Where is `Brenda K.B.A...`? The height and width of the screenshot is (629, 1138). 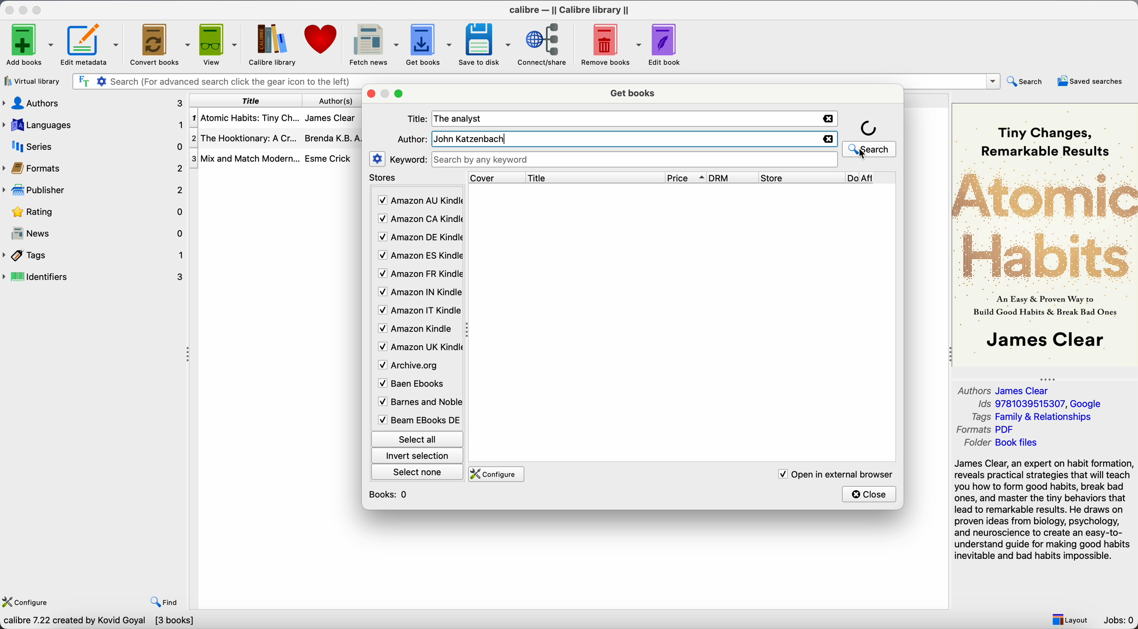 Brenda K.B.A... is located at coordinates (336, 138).